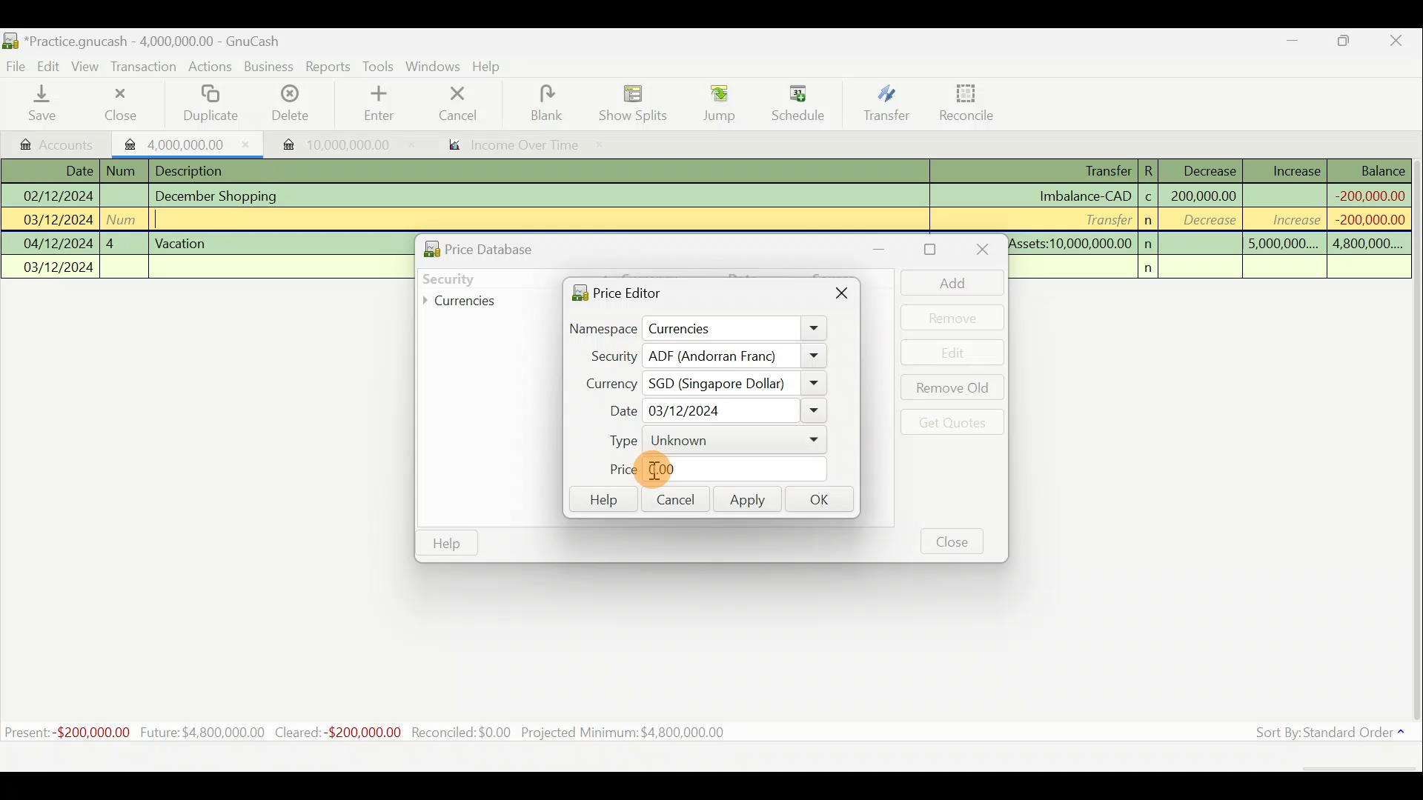 Image resolution: width=1423 pixels, height=800 pixels. What do you see at coordinates (557, 103) in the screenshot?
I see `blank` at bounding box center [557, 103].